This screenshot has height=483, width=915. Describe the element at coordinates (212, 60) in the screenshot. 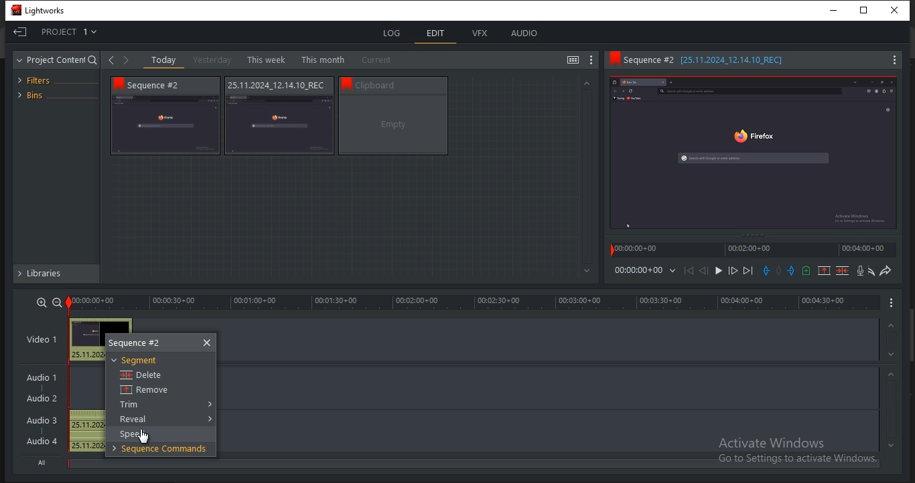

I see `yesterday` at that location.